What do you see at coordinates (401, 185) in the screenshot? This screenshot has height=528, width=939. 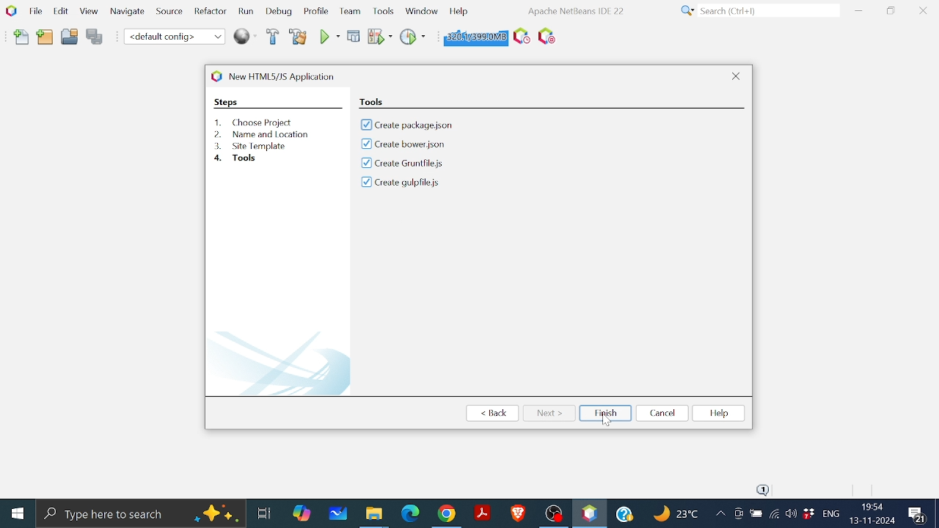 I see `Create gulpile.js` at bounding box center [401, 185].